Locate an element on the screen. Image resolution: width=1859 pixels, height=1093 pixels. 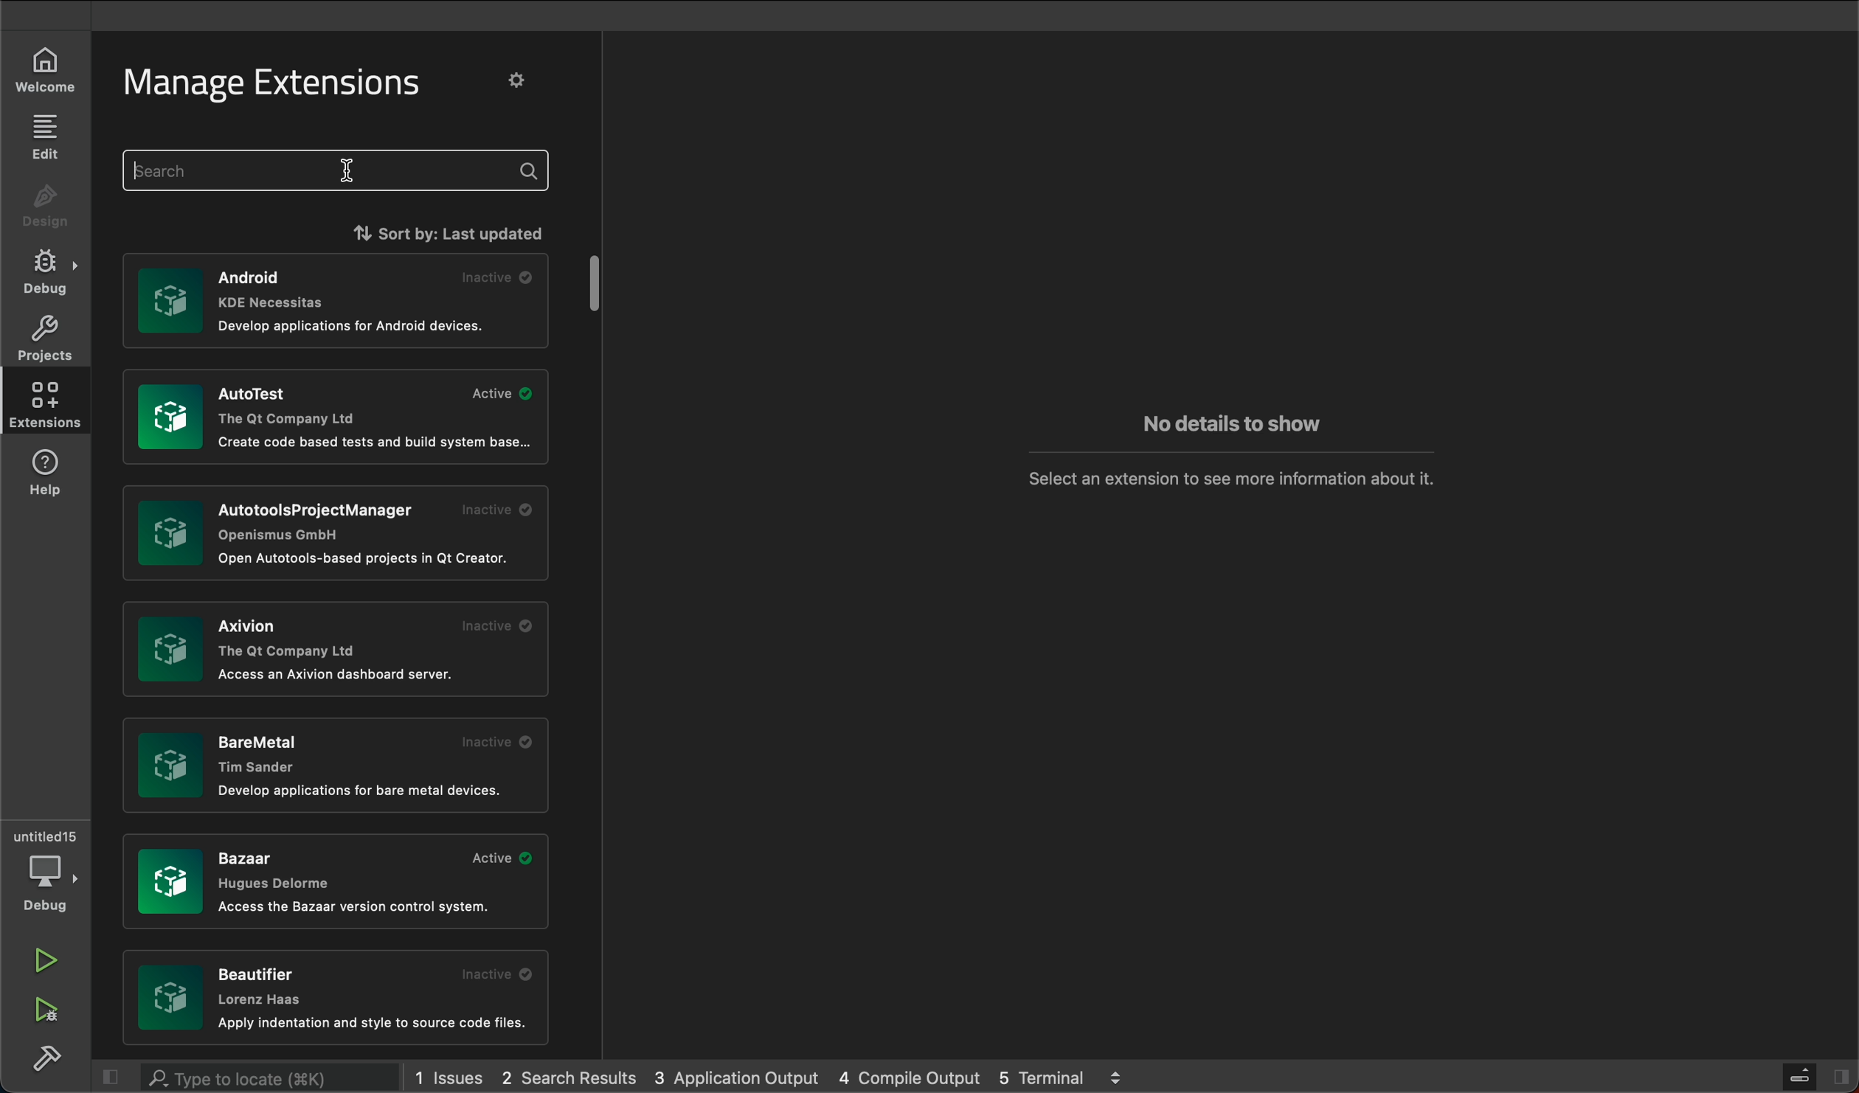
inactive is located at coordinates (499, 974).